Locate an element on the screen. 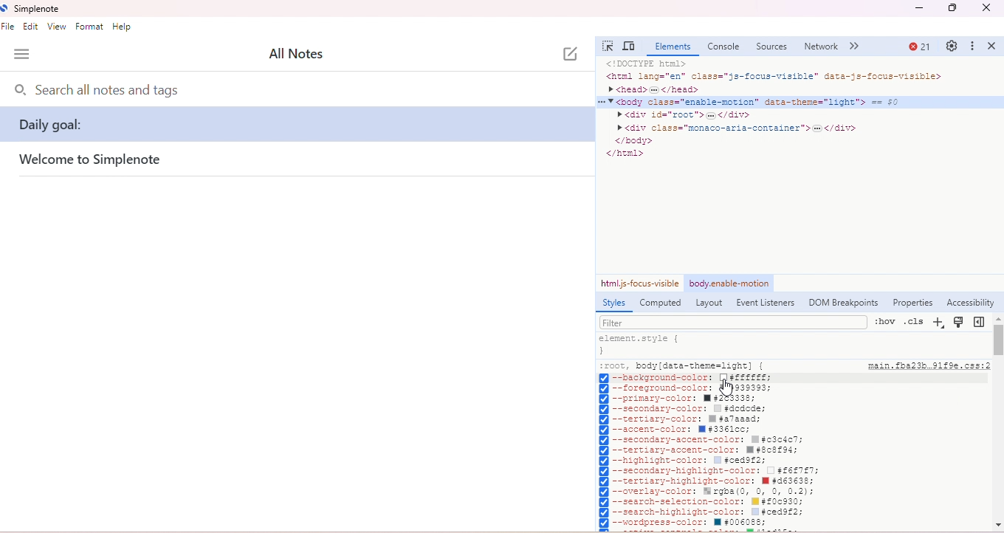 The height and width of the screenshot is (533, 1004). edit is located at coordinates (32, 27).